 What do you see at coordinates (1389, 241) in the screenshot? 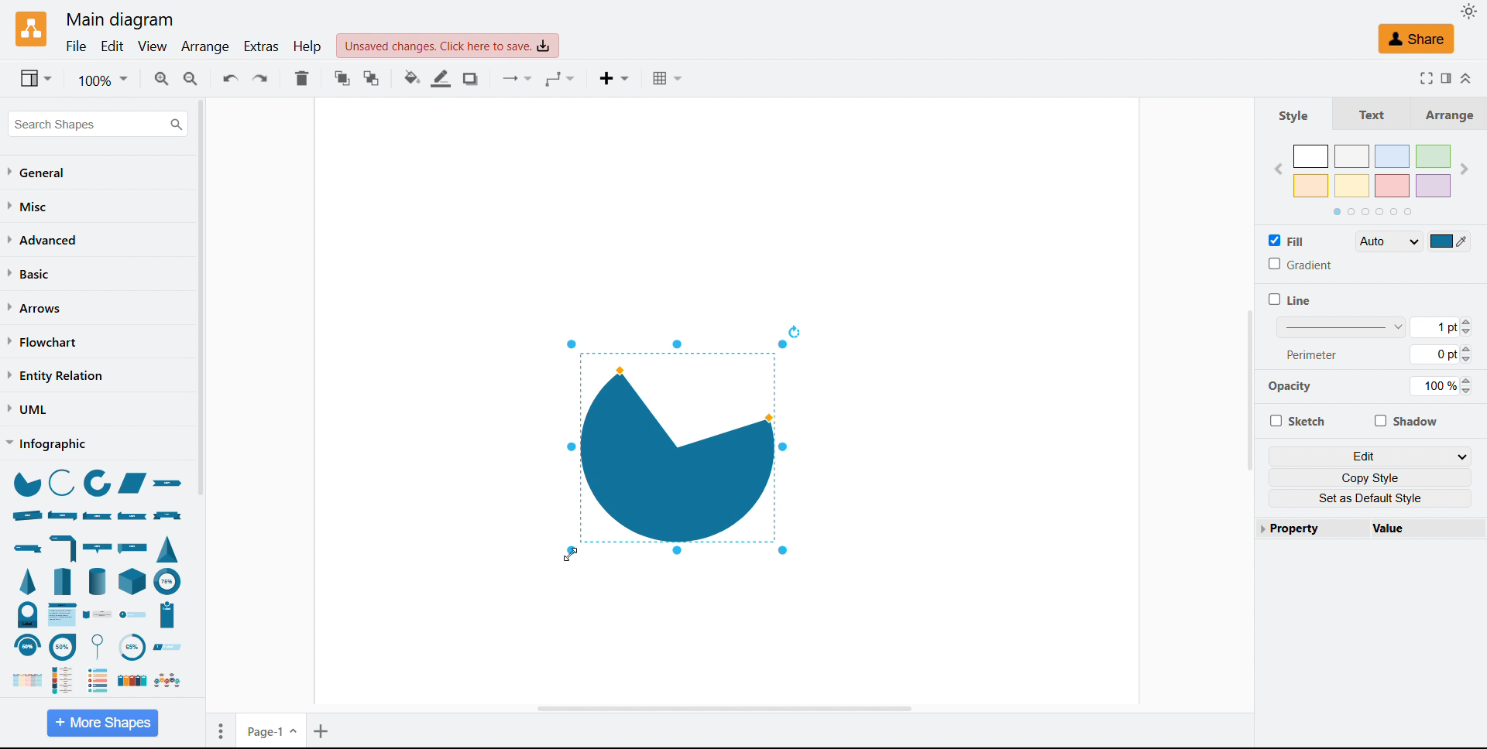
I see `select fill type ` at bounding box center [1389, 241].